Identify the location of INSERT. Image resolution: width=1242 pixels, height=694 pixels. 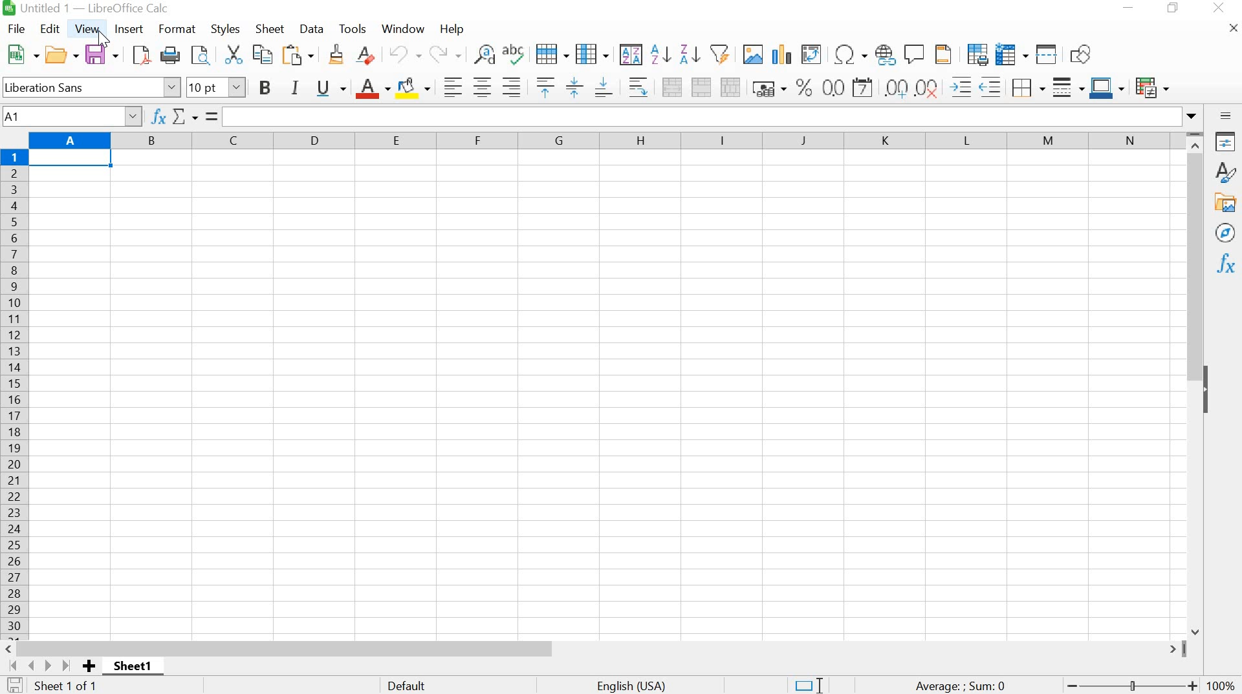
(129, 29).